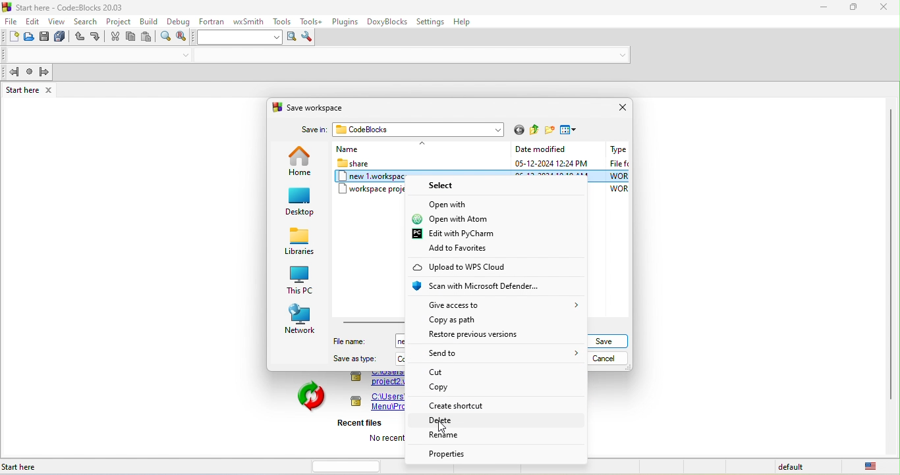 The height and width of the screenshot is (475, 900). Describe the element at coordinates (300, 161) in the screenshot. I see `home` at that location.